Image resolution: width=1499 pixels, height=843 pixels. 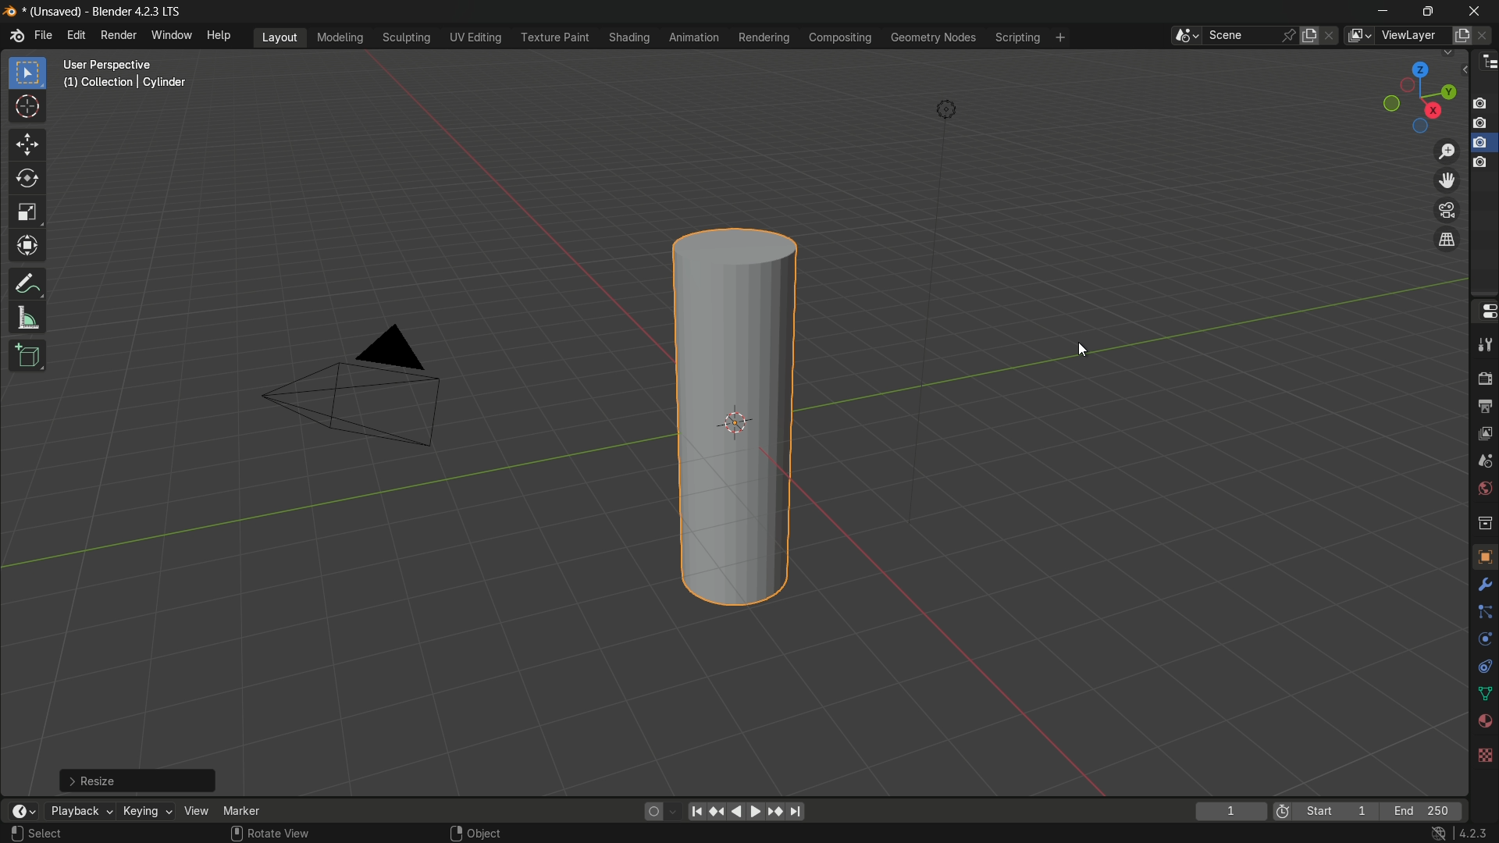 I want to click on auto keying, so click(x=650, y=812).